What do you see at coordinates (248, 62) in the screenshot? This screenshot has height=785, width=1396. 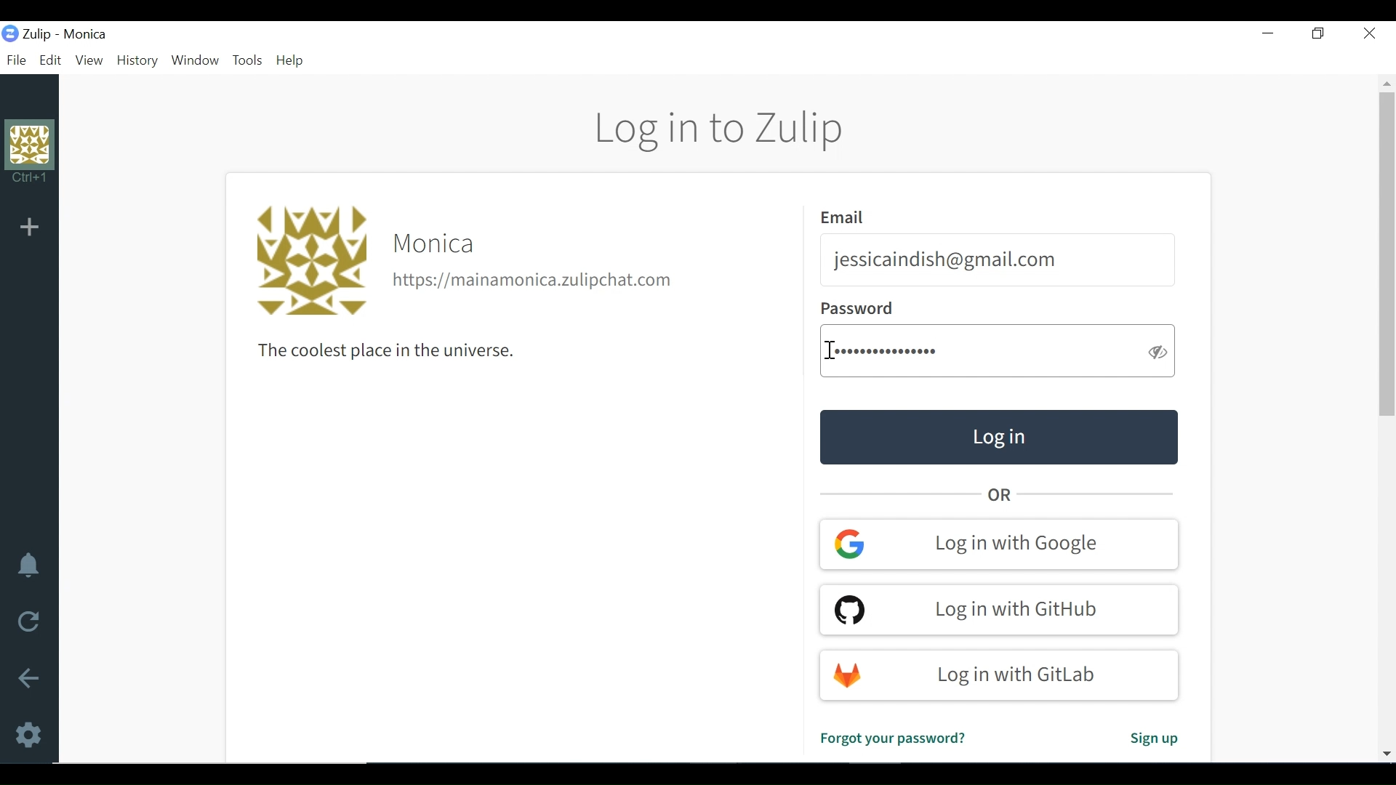 I see `Tools` at bounding box center [248, 62].